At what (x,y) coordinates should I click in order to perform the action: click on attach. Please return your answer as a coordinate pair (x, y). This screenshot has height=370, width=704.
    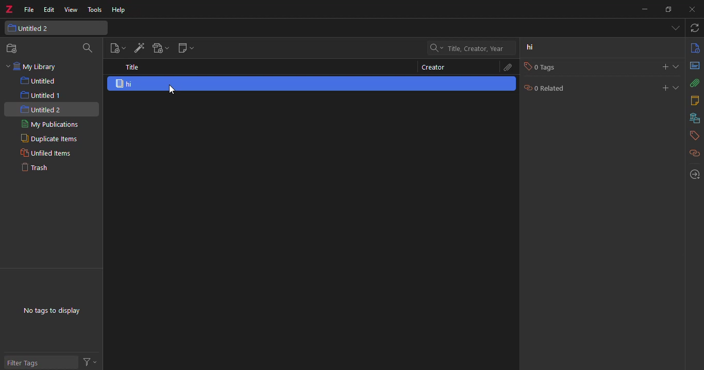
    Looking at the image, I should click on (694, 84).